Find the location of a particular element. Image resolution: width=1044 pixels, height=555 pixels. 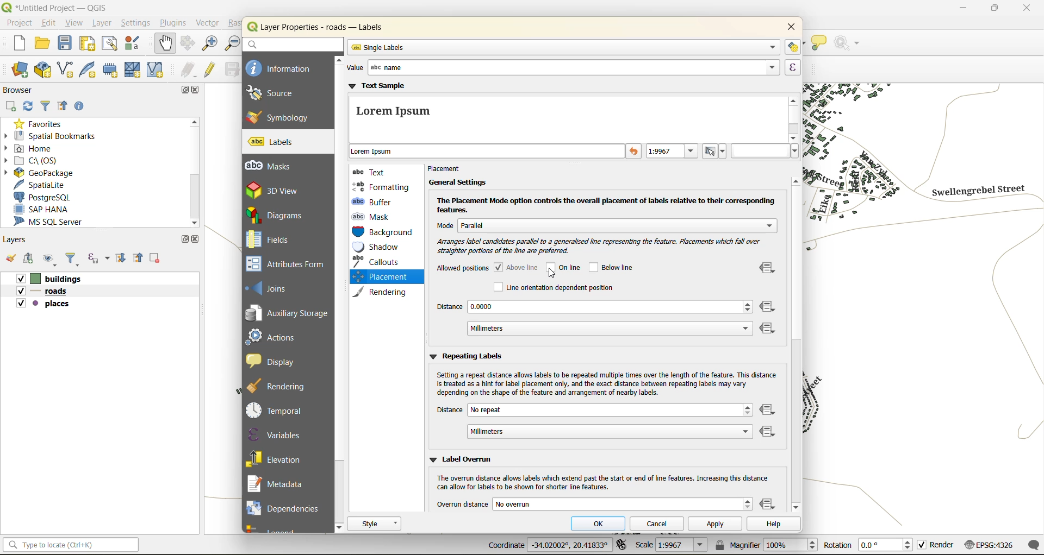

data defined override is located at coordinates (769, 299).